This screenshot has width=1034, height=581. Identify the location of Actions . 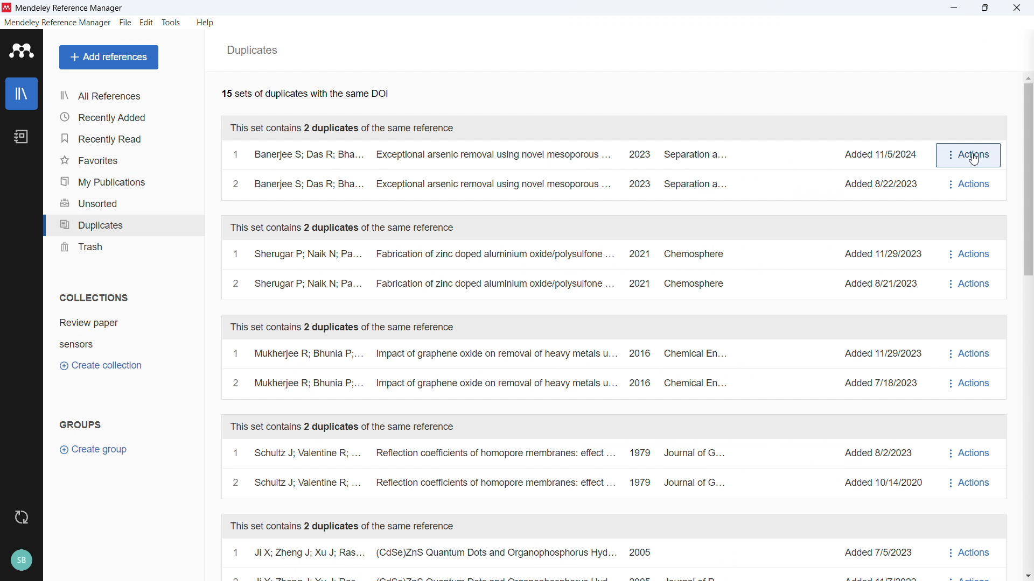
(966, 267).